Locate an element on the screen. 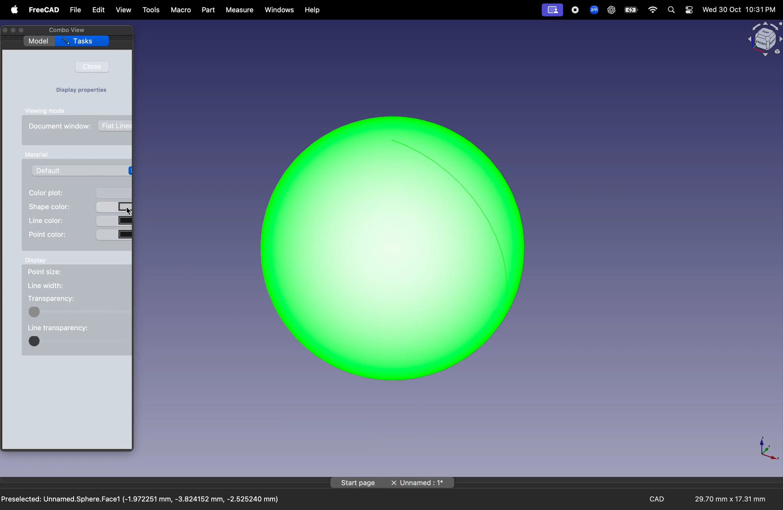  search is located at coordinates (670, 10).